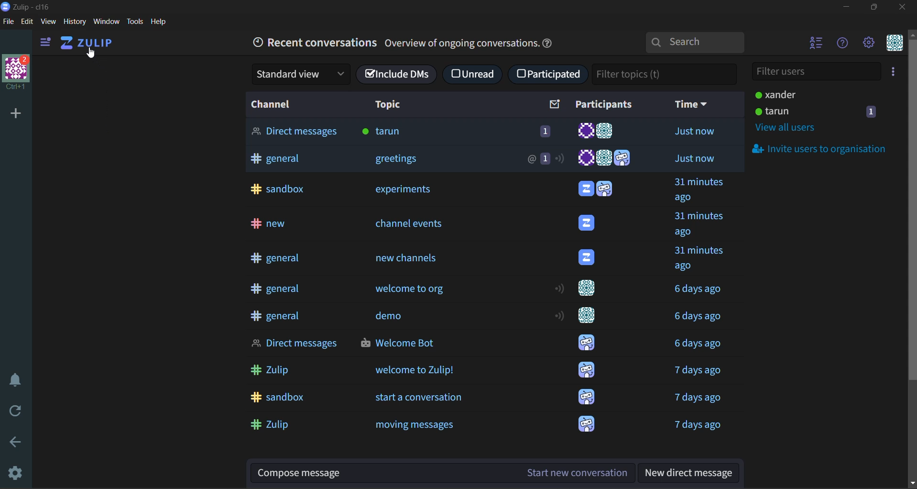 The height and width of the screenshot is (489, 917). Describe the element at coordinates (14, 113) in the screenshot. I see `add a new organisation` at that location.